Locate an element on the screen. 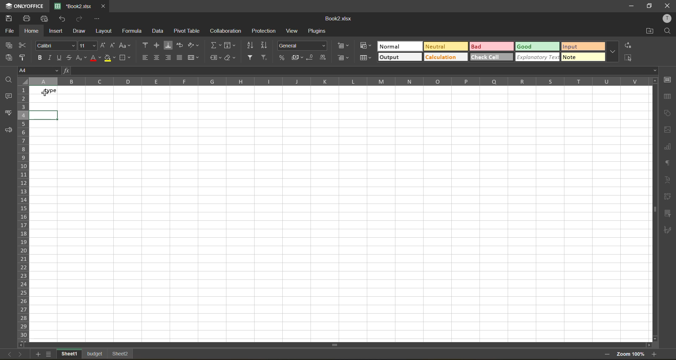  decrement size is located at coordinates (113, 45).